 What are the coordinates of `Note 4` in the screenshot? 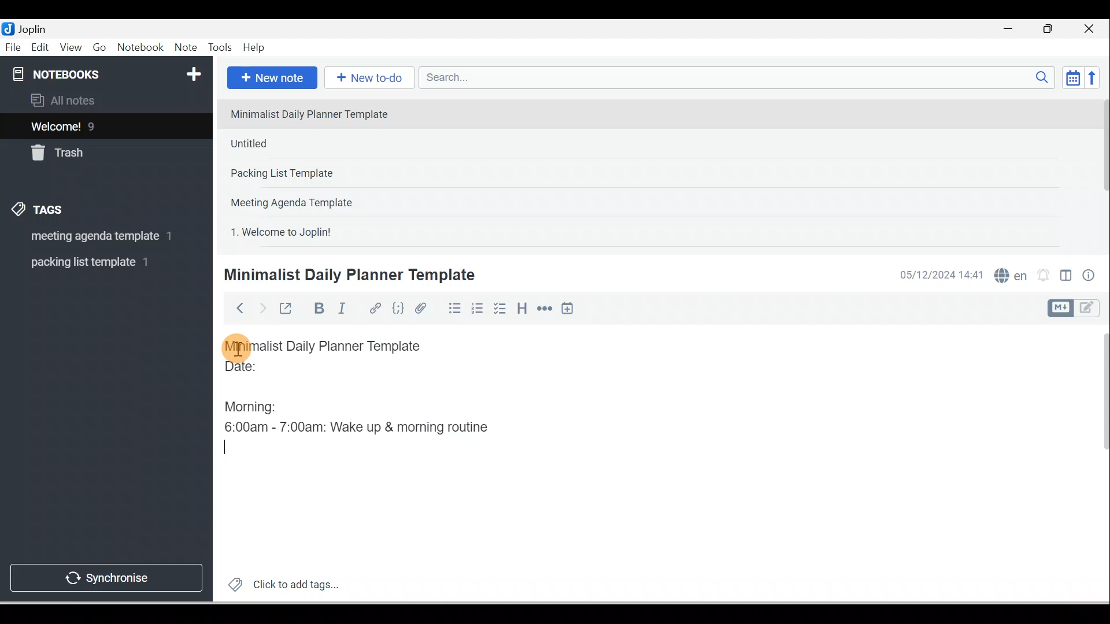 It's located at (308, 200).